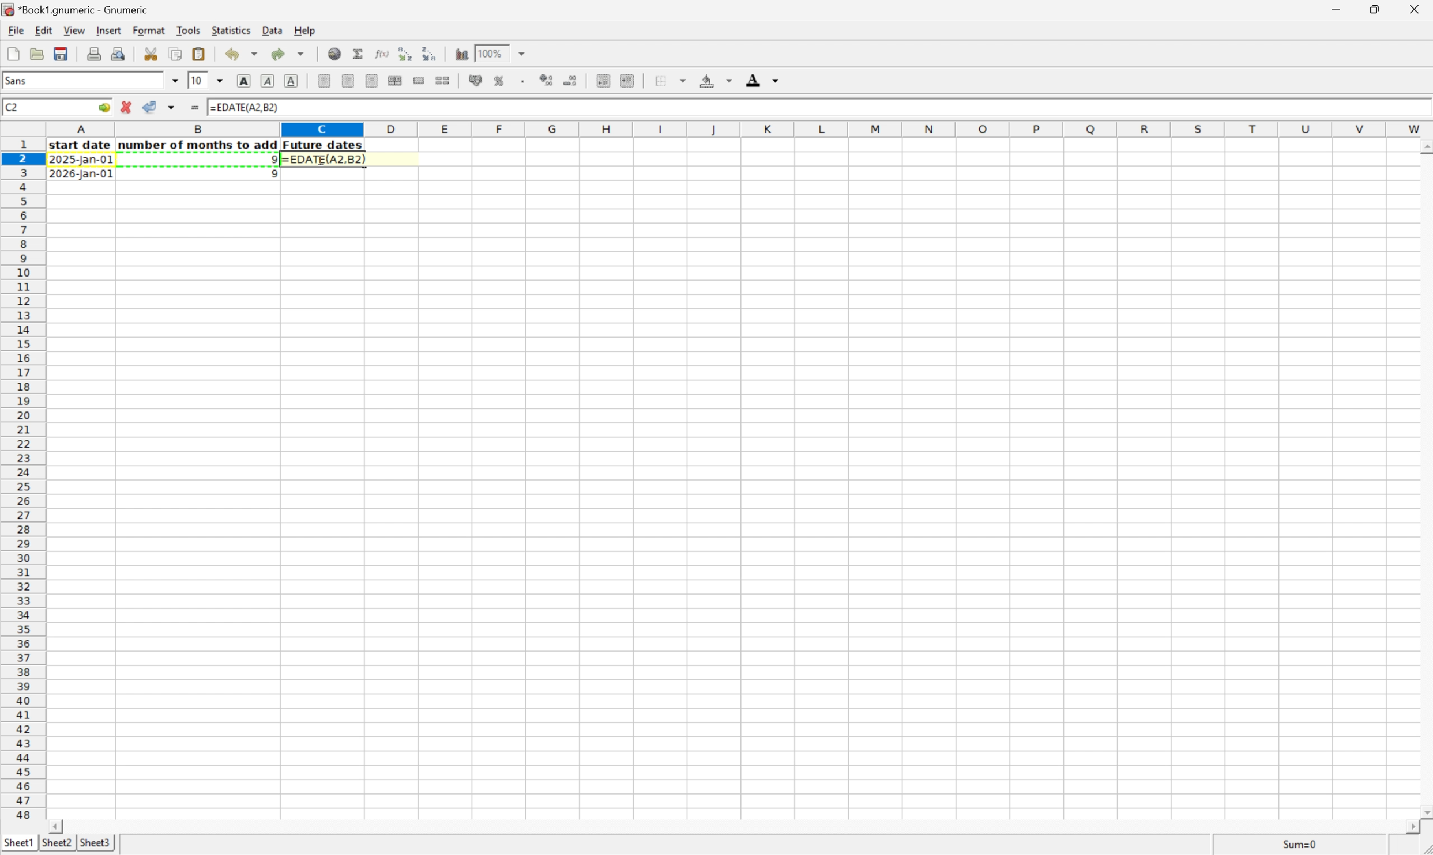 Image resolution: width=1433 pixels, height=855 pixels. I want to click on Insert, so click(108, 30).